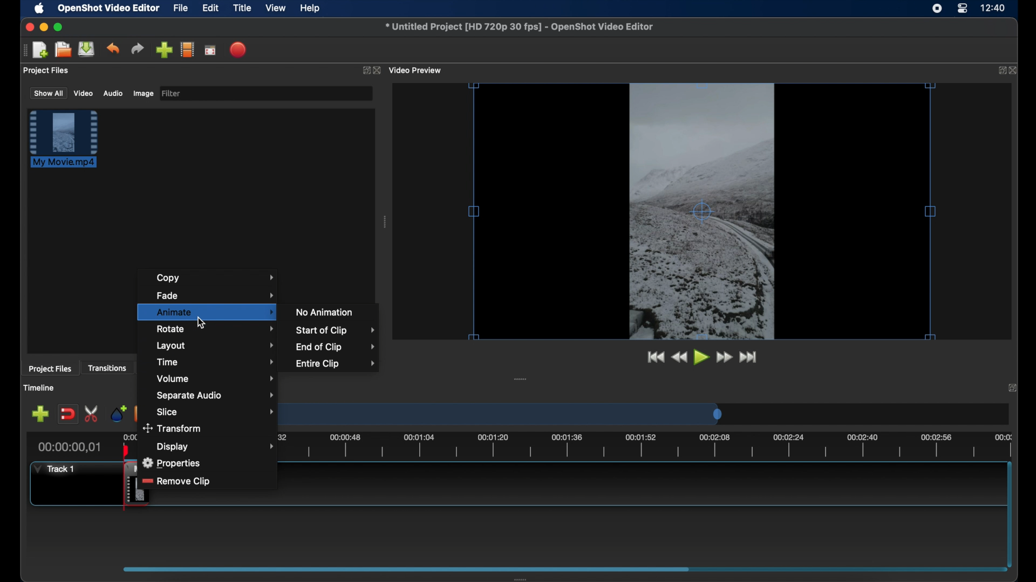 This screenshot has width=1036, height=582. Describe the element at coordinates (24, 50) in the screenshot. I see `drag handle` at that location.